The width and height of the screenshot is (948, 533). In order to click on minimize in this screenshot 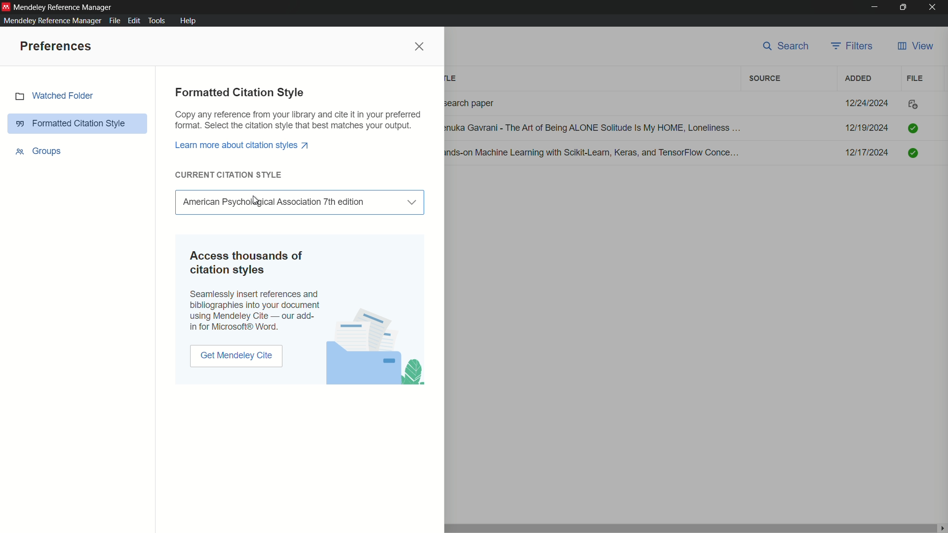, I will do `click(873, 7)`.